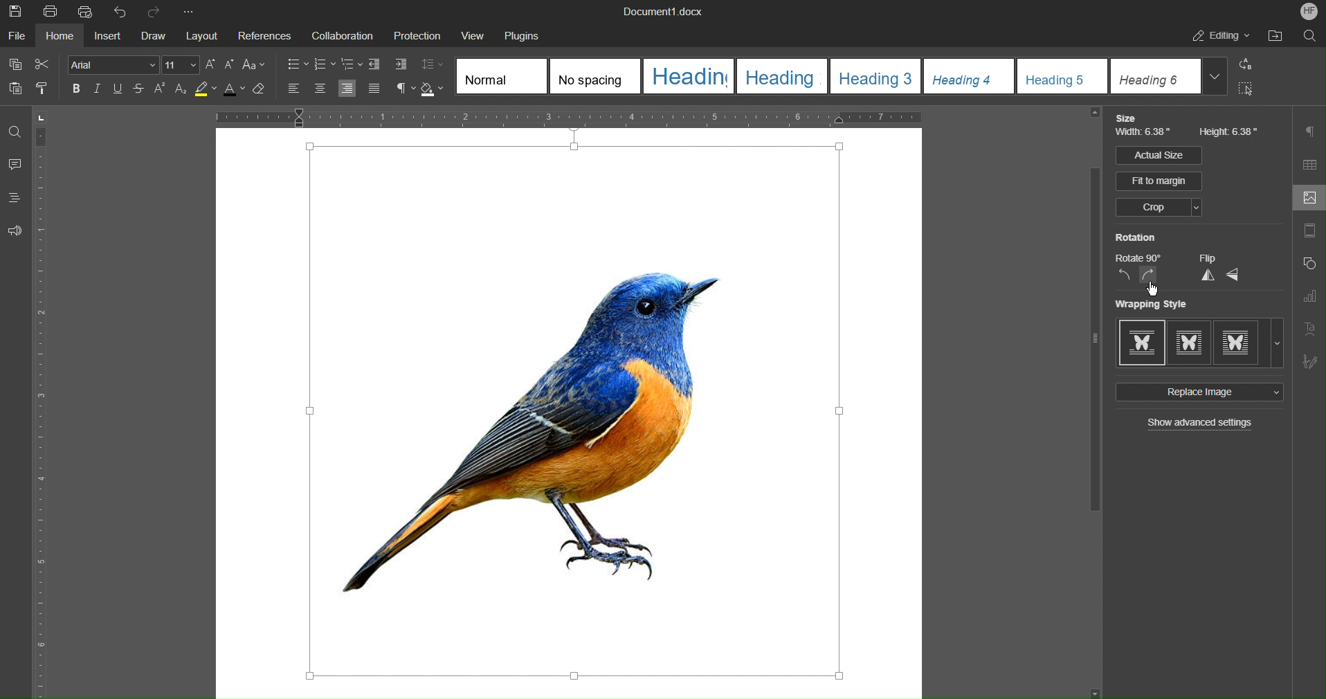 This screenshot has width=1326, height=699. What do you see at coordinates (14, 64) in the screenshot?
I see `Copy` at bounding box center [14, 64].